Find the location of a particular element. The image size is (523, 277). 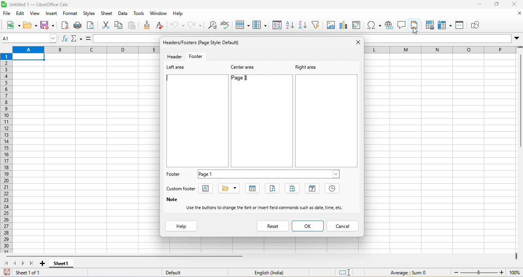

footer is located at coordinates (174, 175).